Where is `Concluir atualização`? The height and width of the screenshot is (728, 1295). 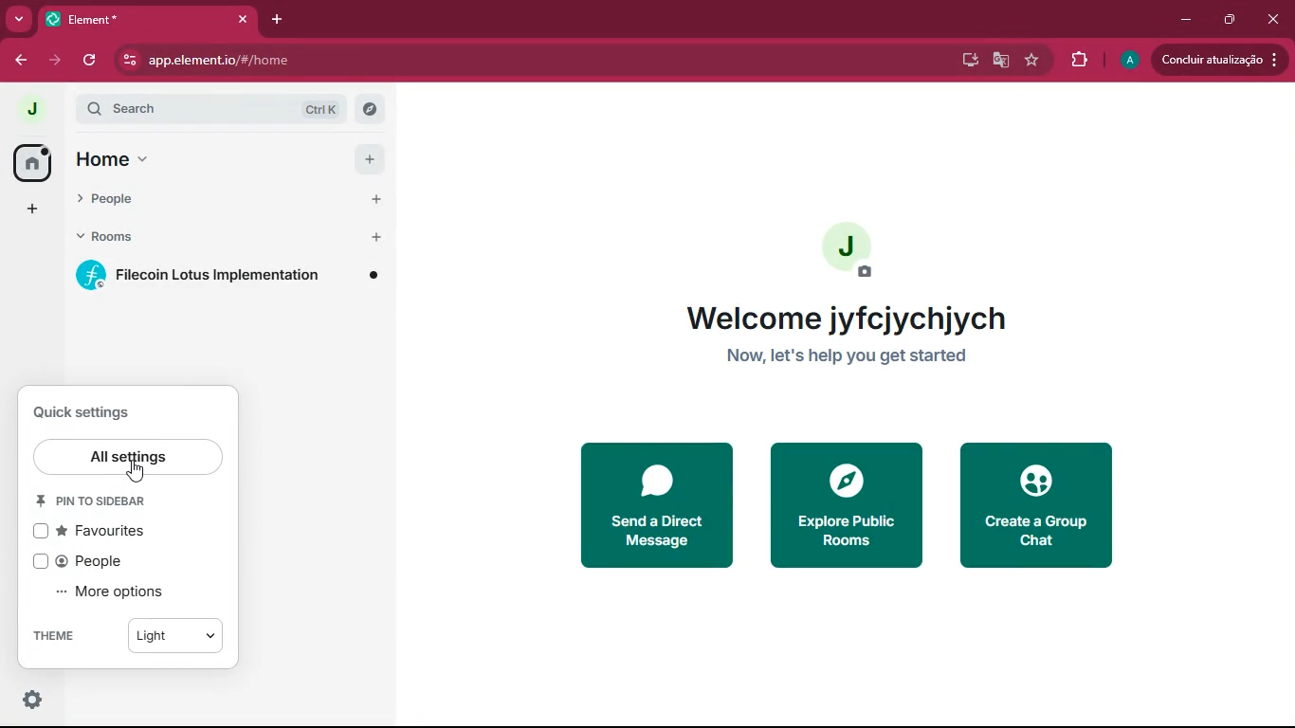 Concluir atualização is located at coordinates (1224, 60).